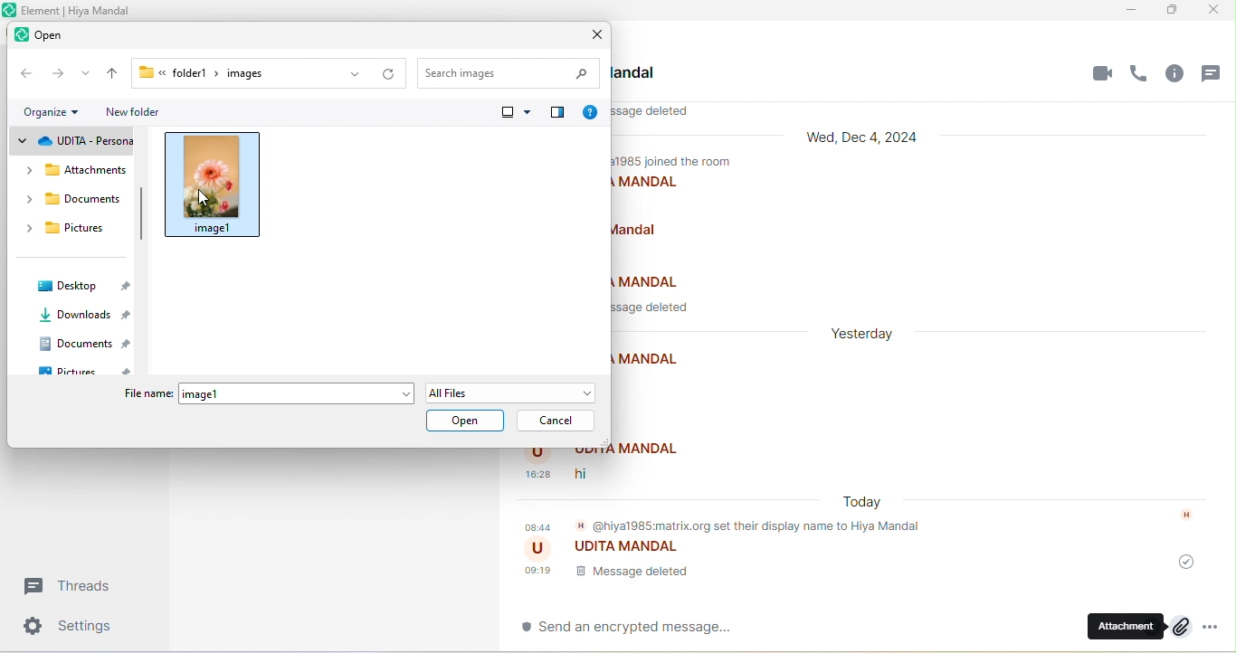 Image resolution: width=1236 pixels, height=653 pixels. Describe the element at coordinates (25, 72) in the screenshot. I see `back` at that location.